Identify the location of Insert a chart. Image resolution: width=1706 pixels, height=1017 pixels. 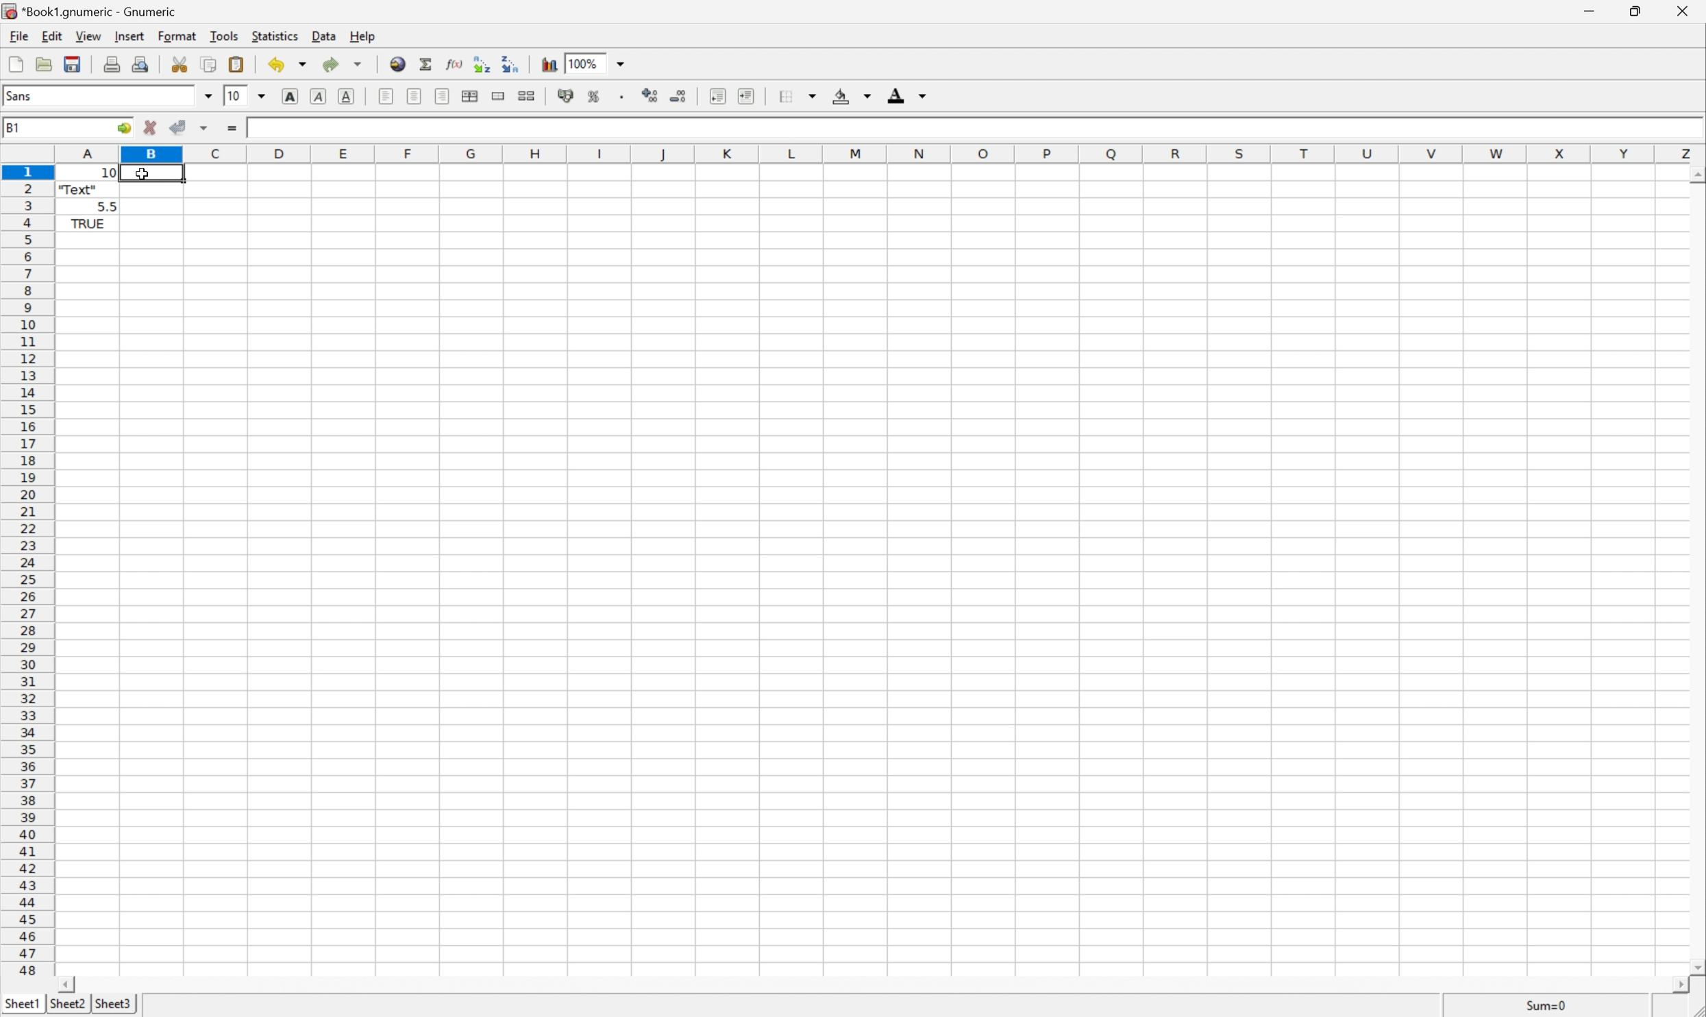
(549, 63).